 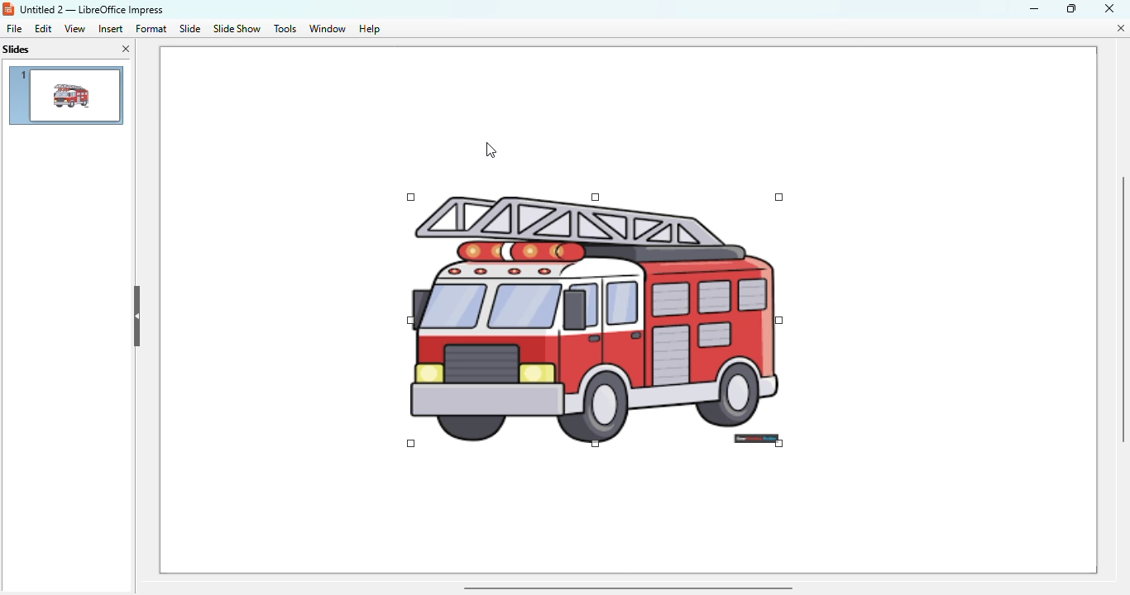 I want to click on slides, so click(x=17, y=50).